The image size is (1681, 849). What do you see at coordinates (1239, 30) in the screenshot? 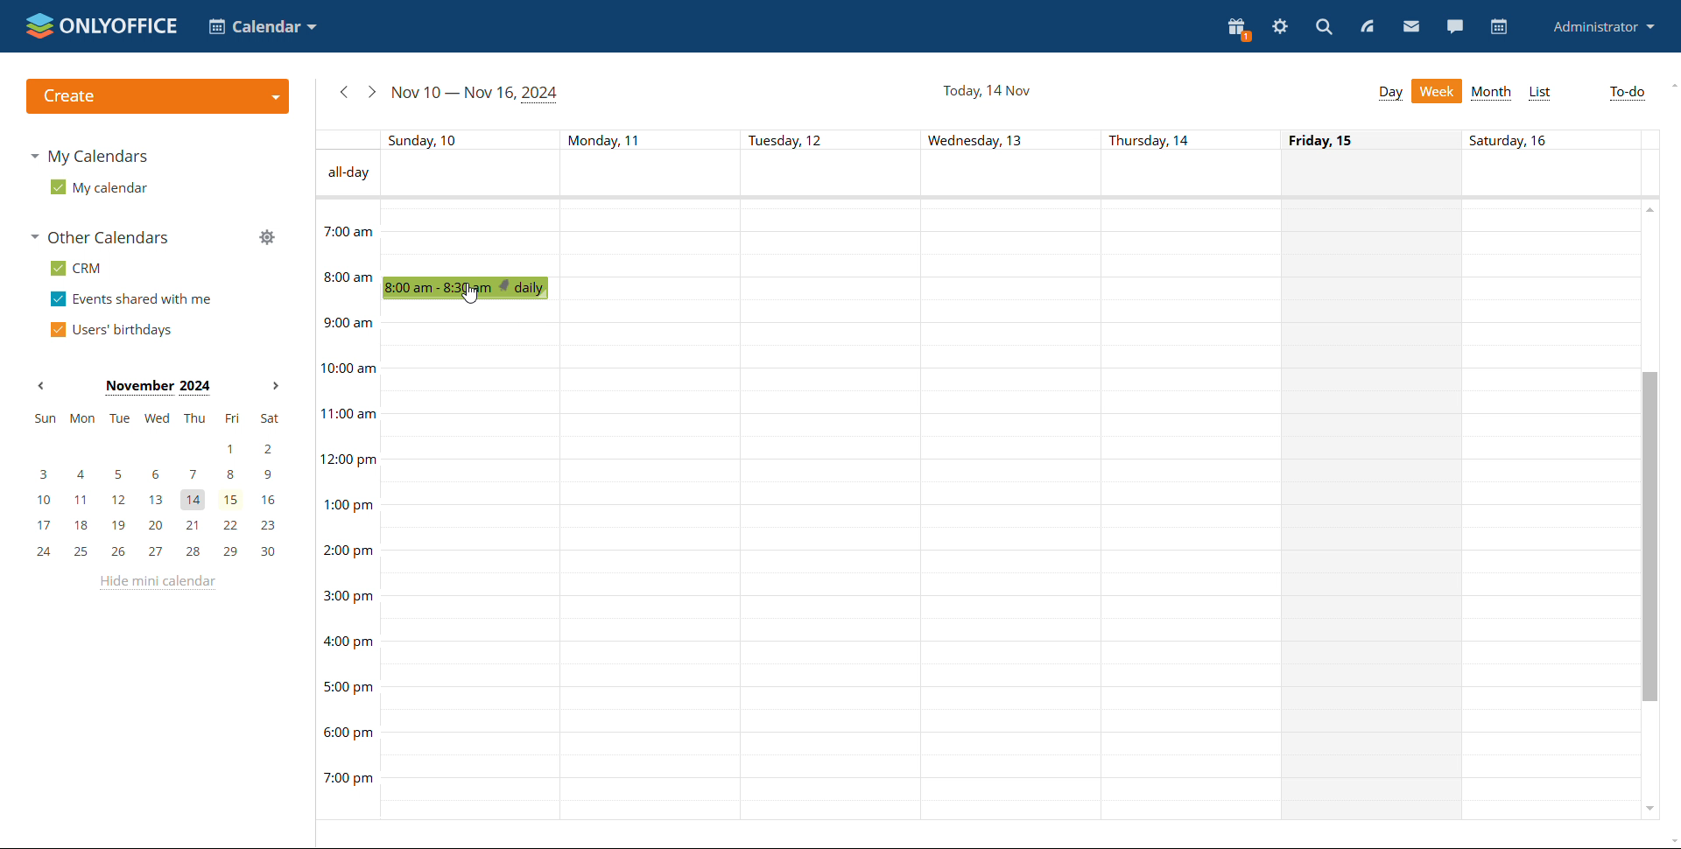
I see `present` at bounding box center [1239, 30].